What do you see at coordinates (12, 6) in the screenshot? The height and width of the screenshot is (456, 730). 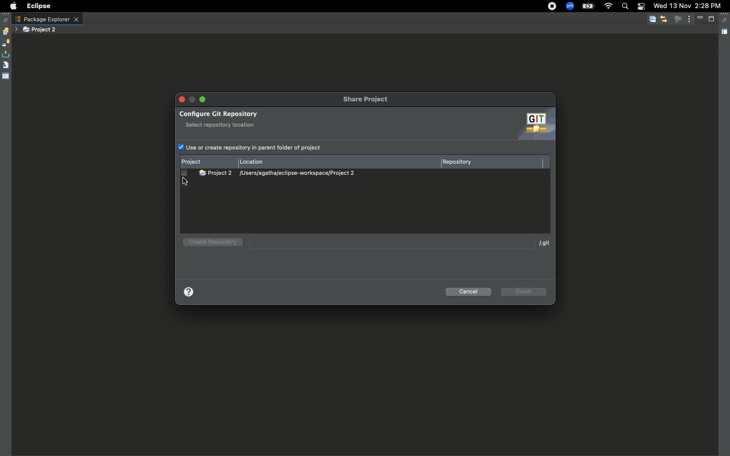 I see `Apple logo` at bounding box center [12, 6].